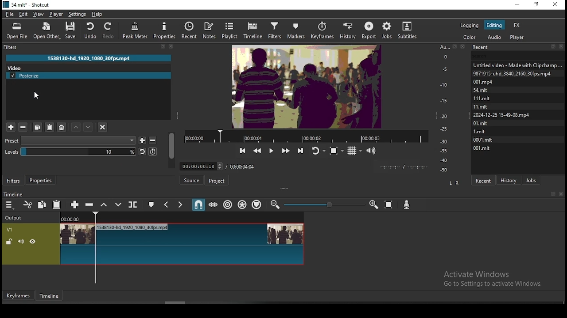 The image size is (567, 318). What do you see at coordinates (336, 150) in the screenshot?
I see `toggle zoom` at bounding box center [336, 150].